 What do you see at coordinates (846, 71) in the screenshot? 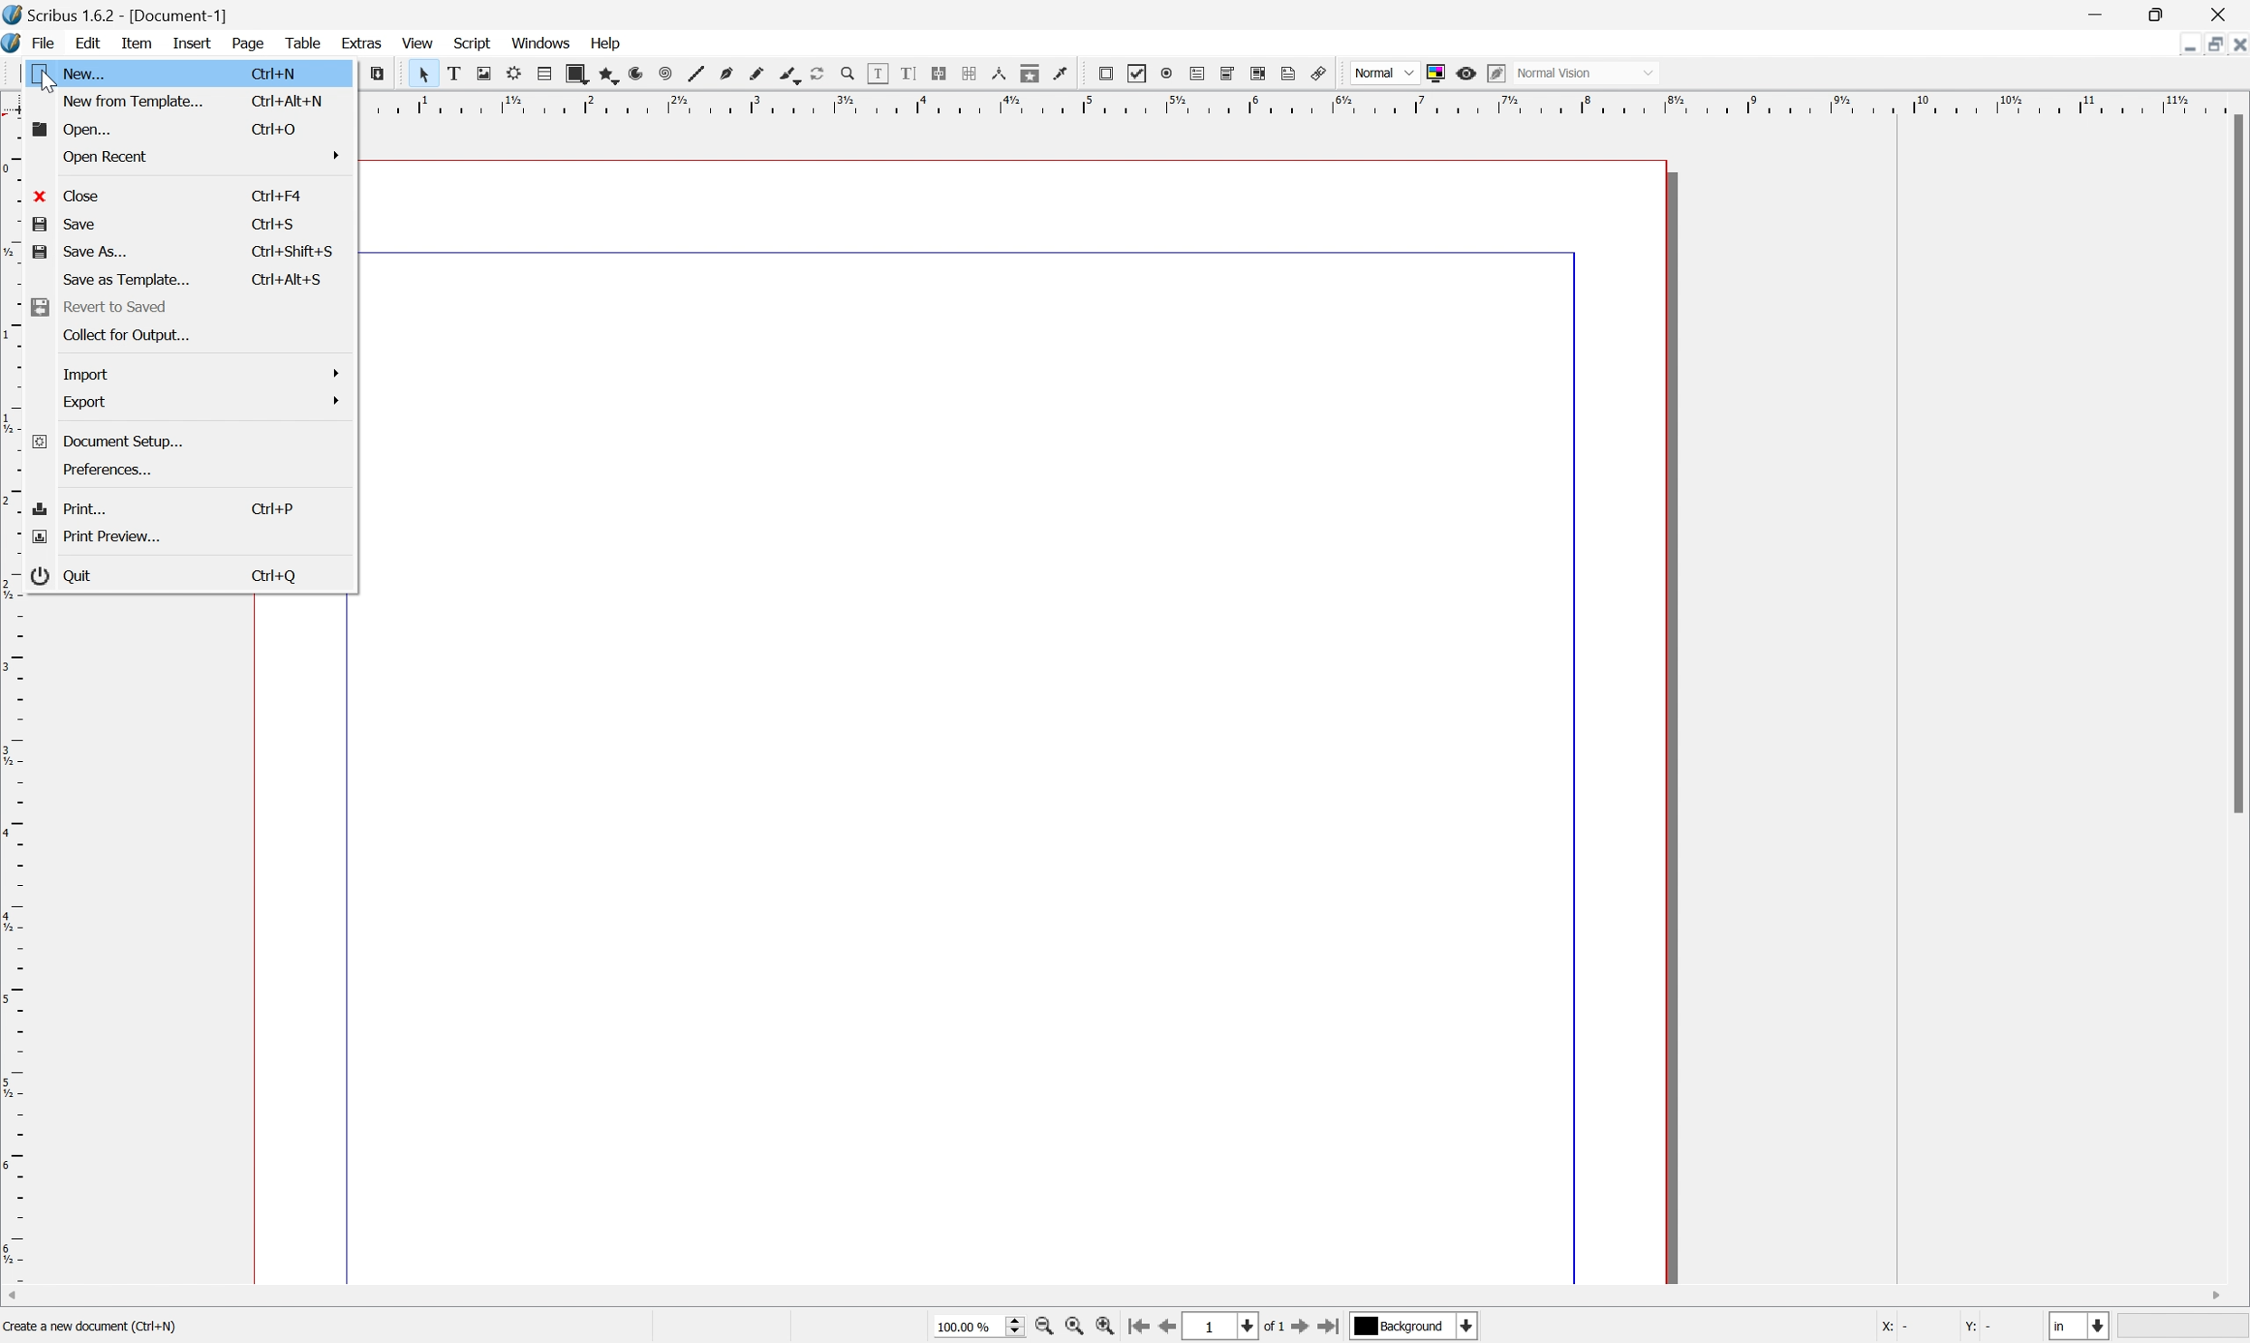
I see `Zoom in or out` at bounding box center [846, 71].